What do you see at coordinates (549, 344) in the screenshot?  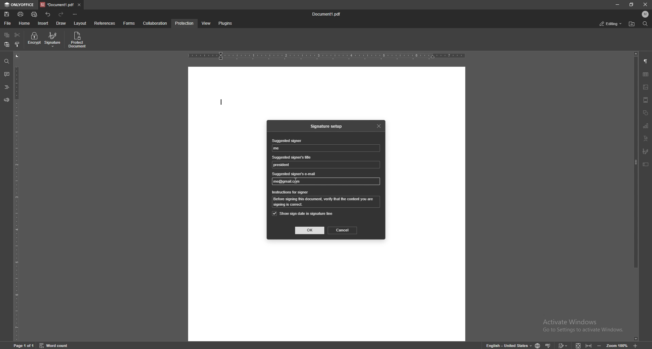 I see `spell check` at bounding box center [549, 344].